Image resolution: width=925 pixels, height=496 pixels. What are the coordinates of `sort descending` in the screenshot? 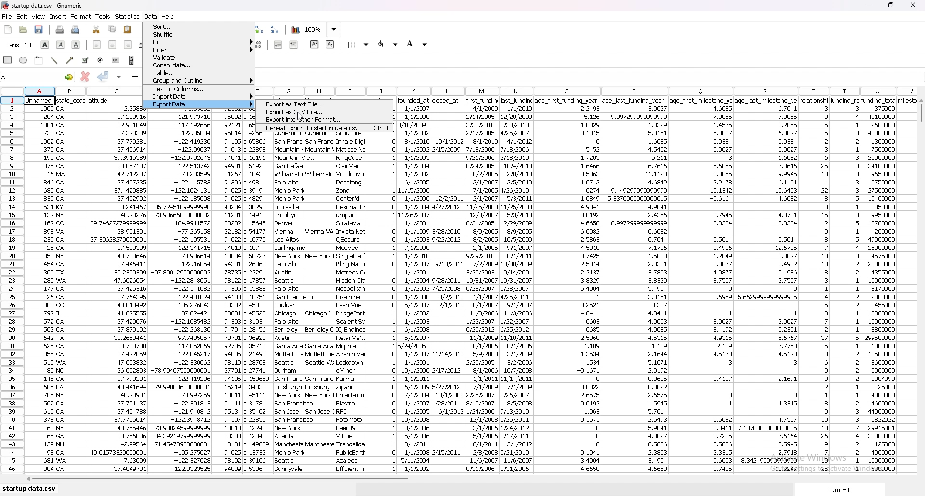 It's located at (275, 29).